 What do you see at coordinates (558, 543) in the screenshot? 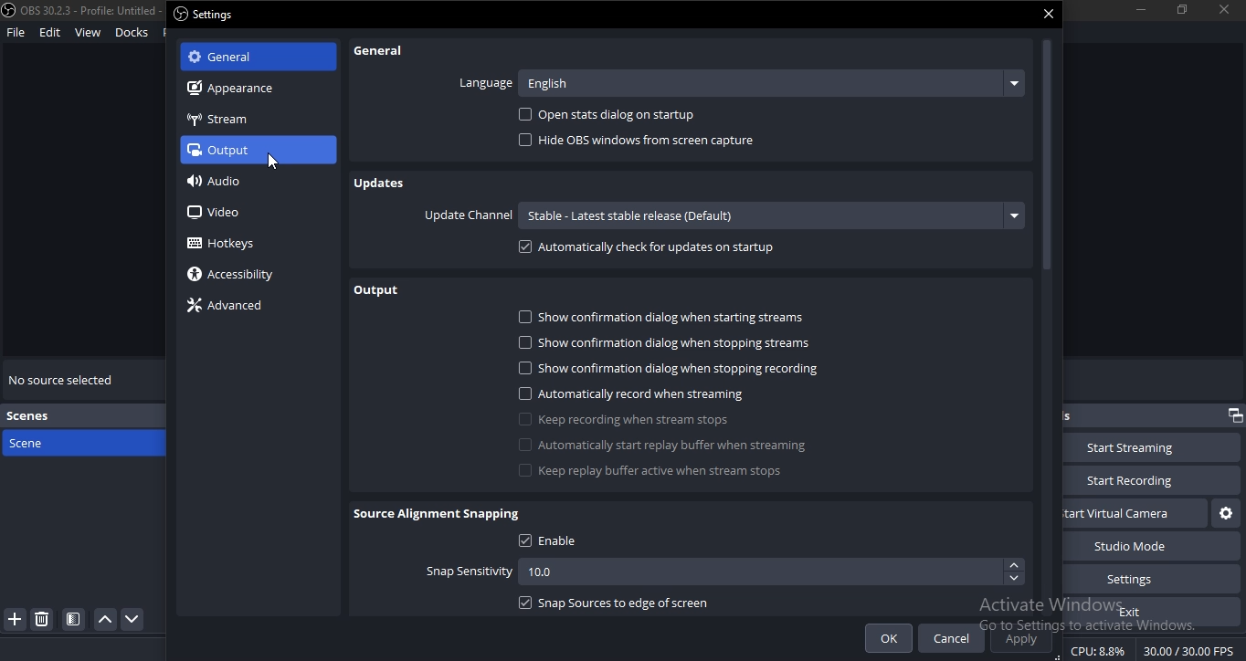
I see `enable` at bounding box center [558, 543].